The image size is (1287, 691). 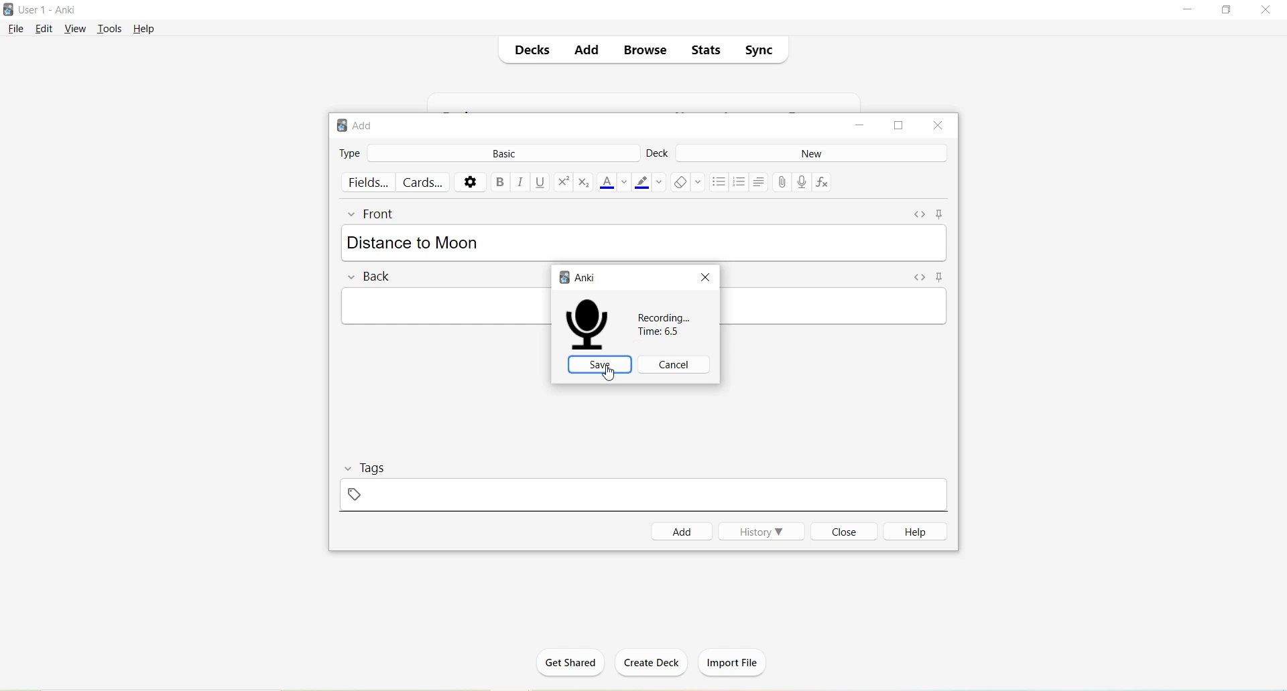 What do you see at coordinates (353, 277) in the screenshot?
I see `Collapse field` at bounding box center [353, 277].